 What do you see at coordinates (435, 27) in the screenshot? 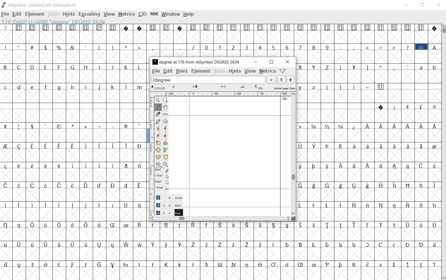
I see `unsupported charters` at bounding box center [435, 27].